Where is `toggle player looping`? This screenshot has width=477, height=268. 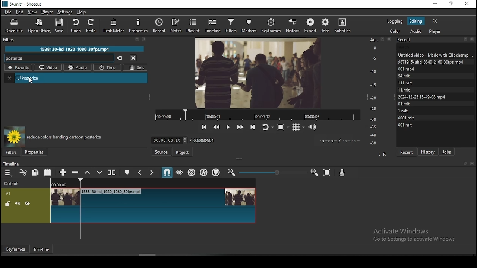 toggle player looping is located at coordinates (267, 126).